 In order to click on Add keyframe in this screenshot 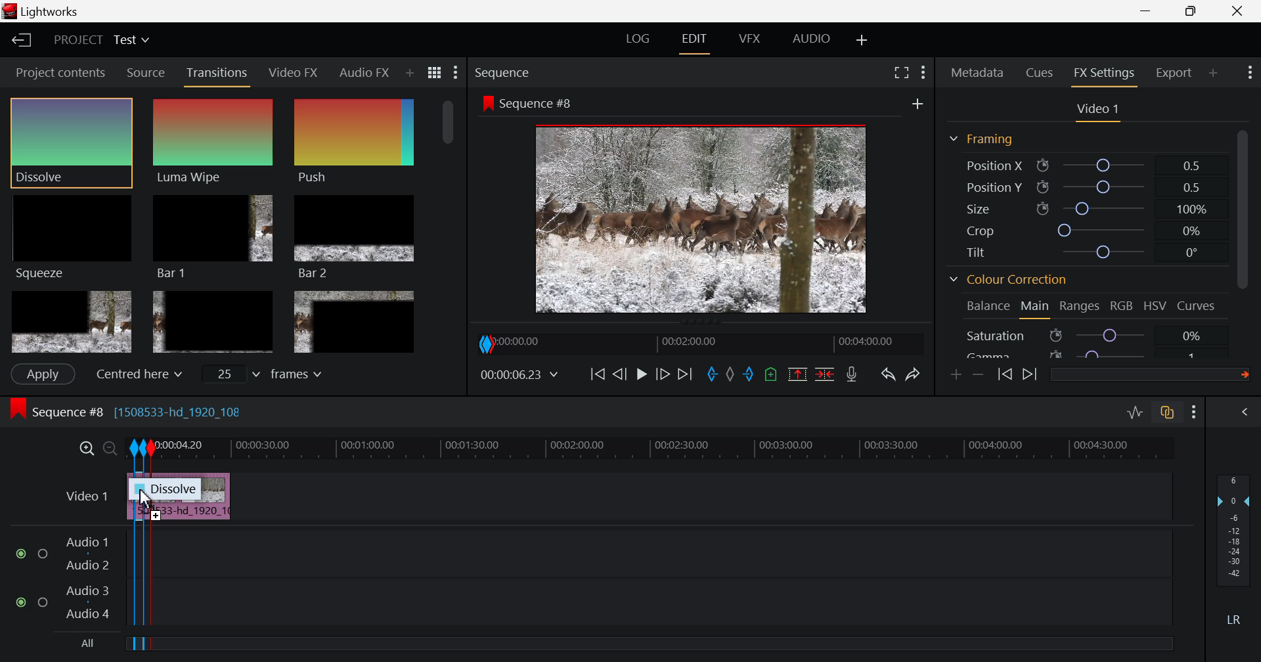, I will do `click(958, 374)`.